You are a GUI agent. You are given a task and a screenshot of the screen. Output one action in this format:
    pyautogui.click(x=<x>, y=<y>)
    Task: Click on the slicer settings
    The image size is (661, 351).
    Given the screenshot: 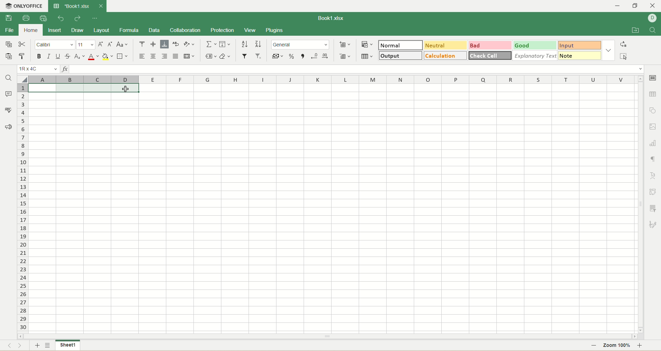 What is the action you would take?
    pyautogui.click(x=654, y=208)
    